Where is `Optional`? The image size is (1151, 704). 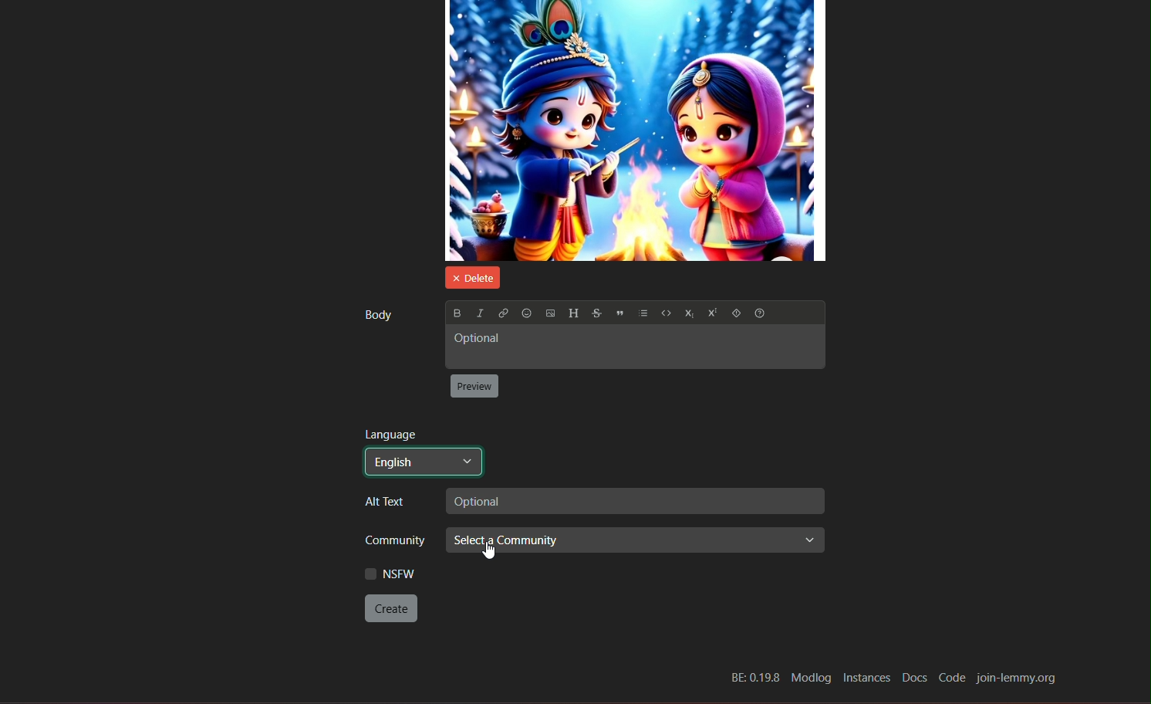 Optional is located at coordinates (633, 347).